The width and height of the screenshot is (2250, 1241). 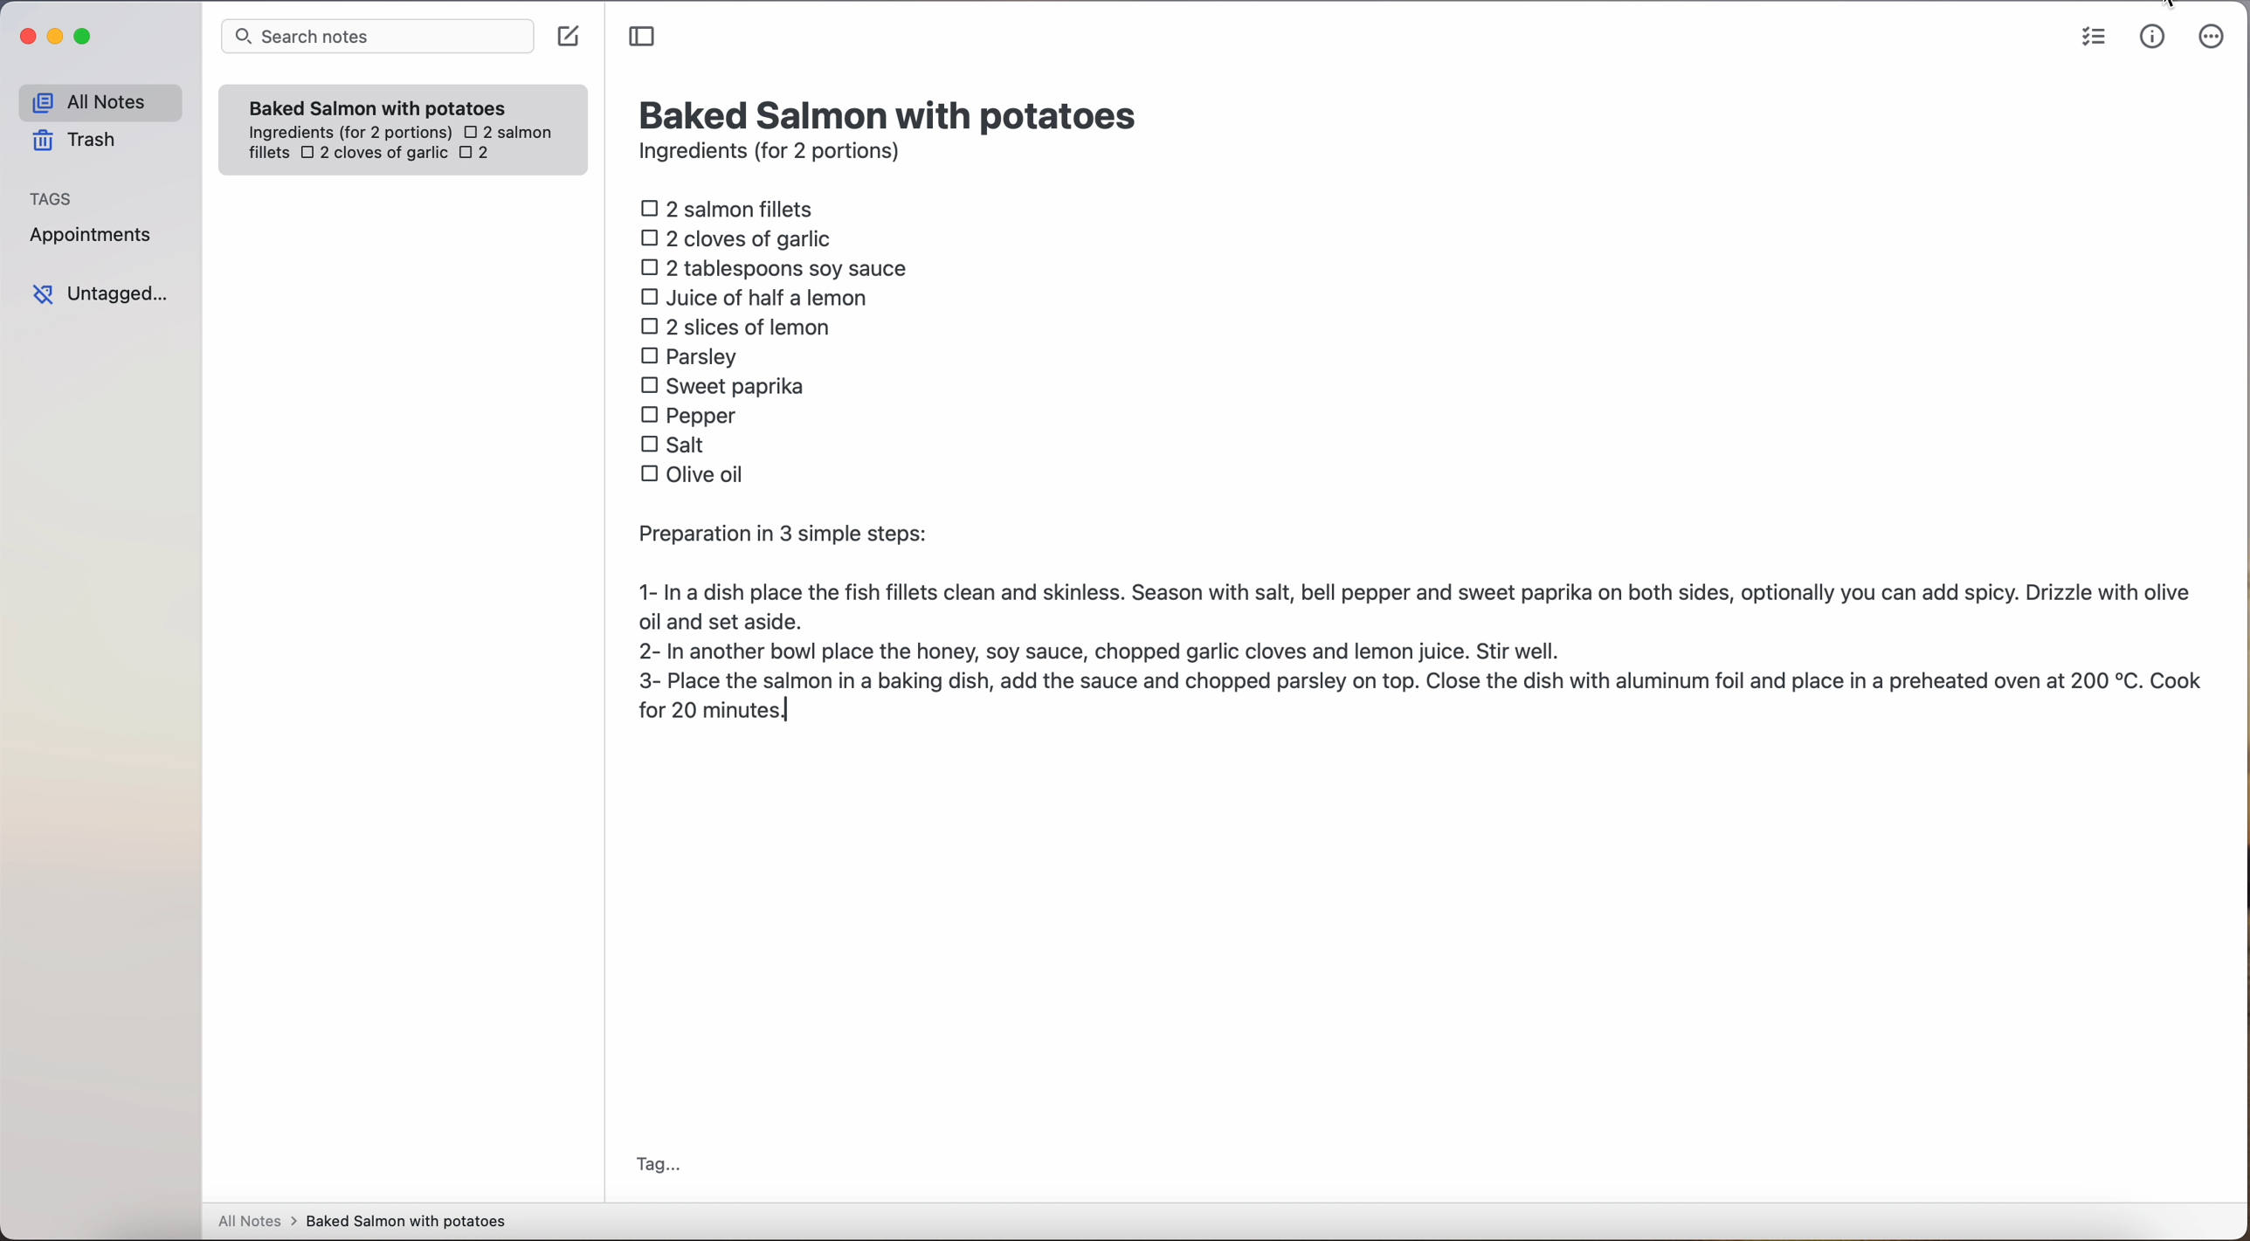 I want to click on appointments tag, so click(x=93, y=231).